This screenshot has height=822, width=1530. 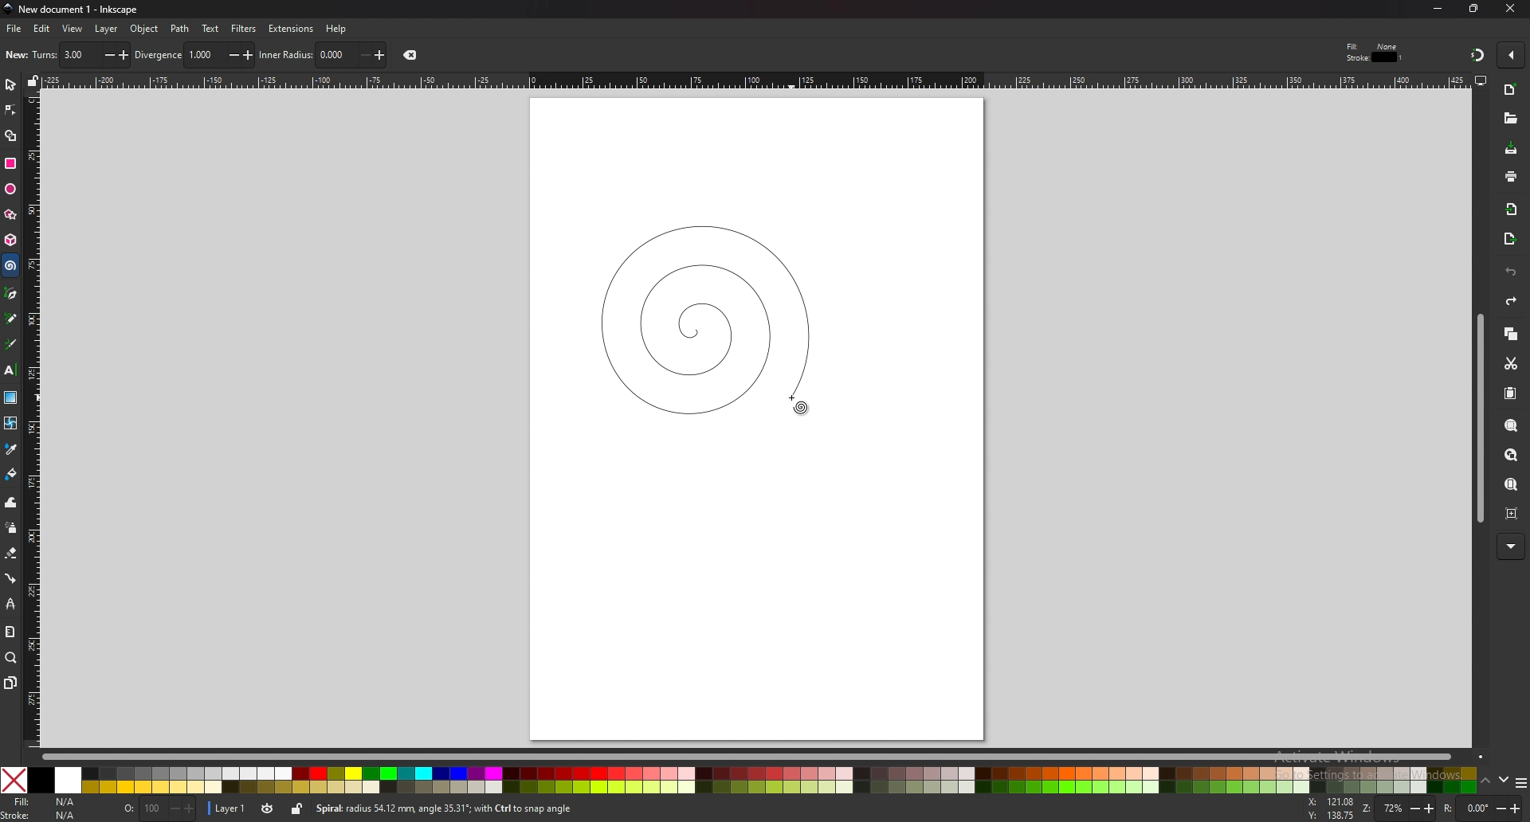 What do you see at coordinates (1483, 808) in the screenshot?
I see `R: 0.00` at bounding box center [1483, 808].